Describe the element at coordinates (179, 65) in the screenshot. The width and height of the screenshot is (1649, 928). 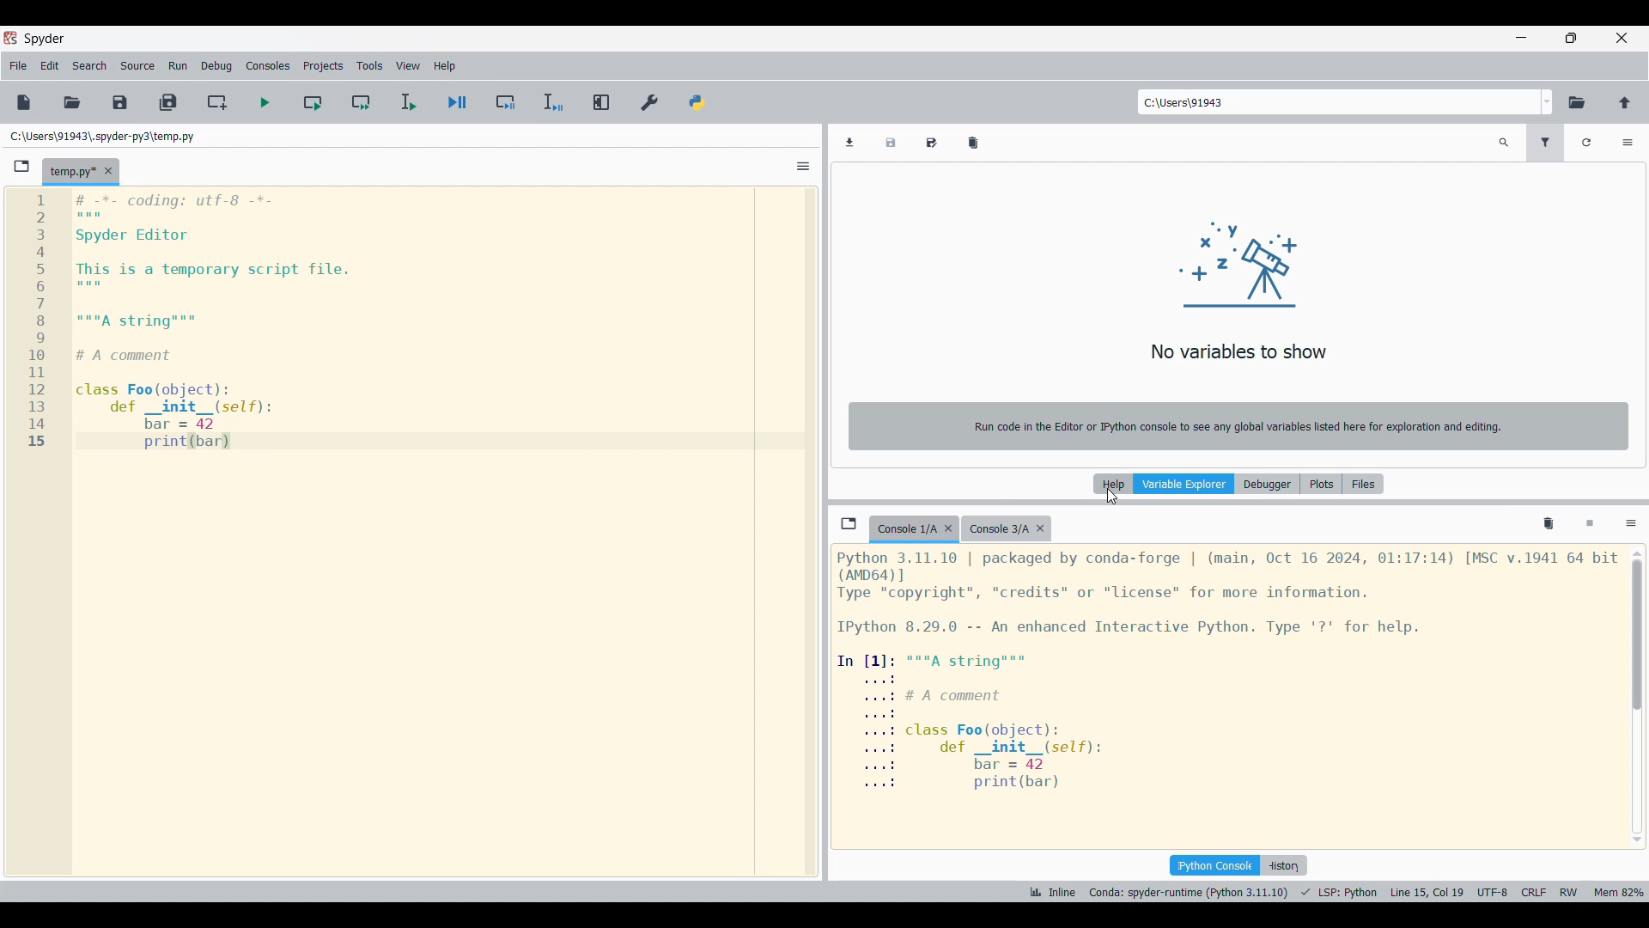
I see `Run menu` at that location.